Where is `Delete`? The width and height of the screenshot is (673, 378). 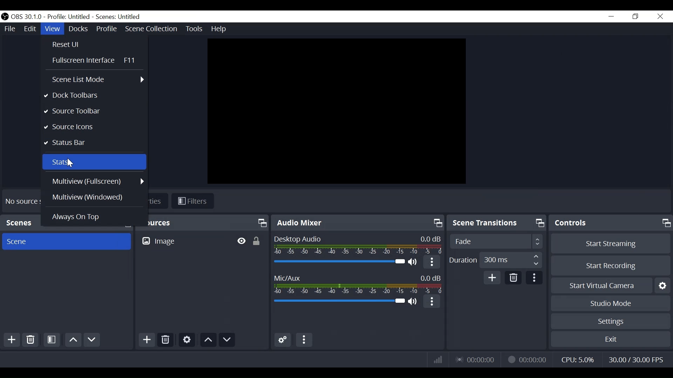 Delete is located at coordinates (513, 278).